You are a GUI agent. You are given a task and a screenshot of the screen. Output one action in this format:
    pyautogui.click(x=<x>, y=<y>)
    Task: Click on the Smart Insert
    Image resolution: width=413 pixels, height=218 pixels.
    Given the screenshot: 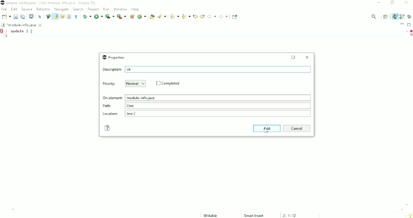 What is the action you would take?
    pyautogui.click(x=254, y=215)
    